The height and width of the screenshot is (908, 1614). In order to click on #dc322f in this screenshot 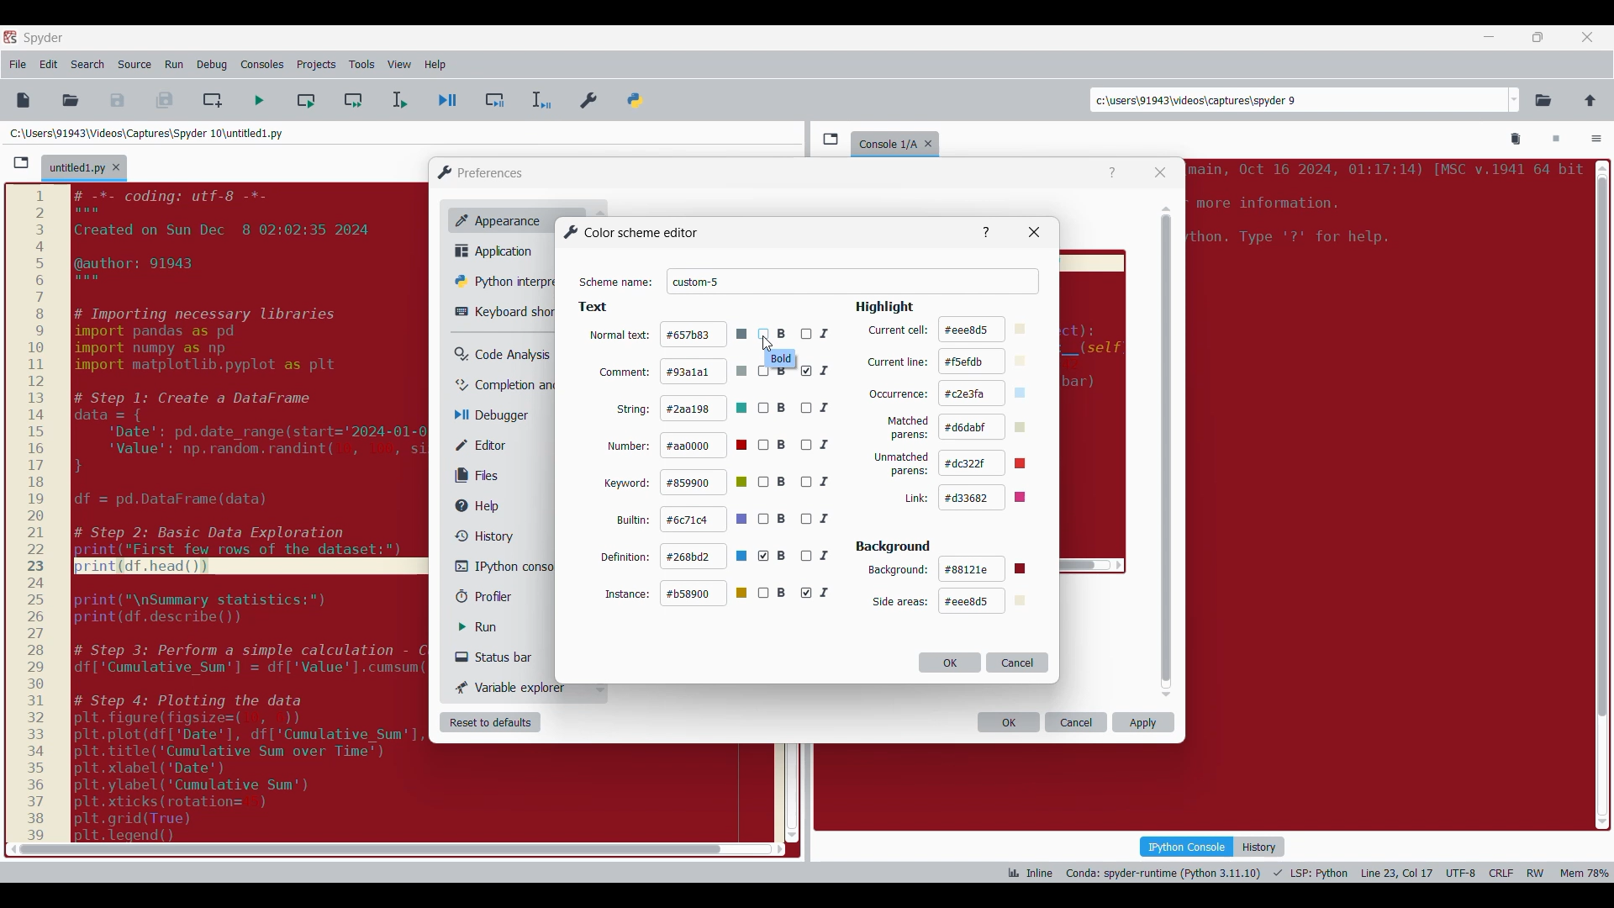, I will do `click(990, 462)`.